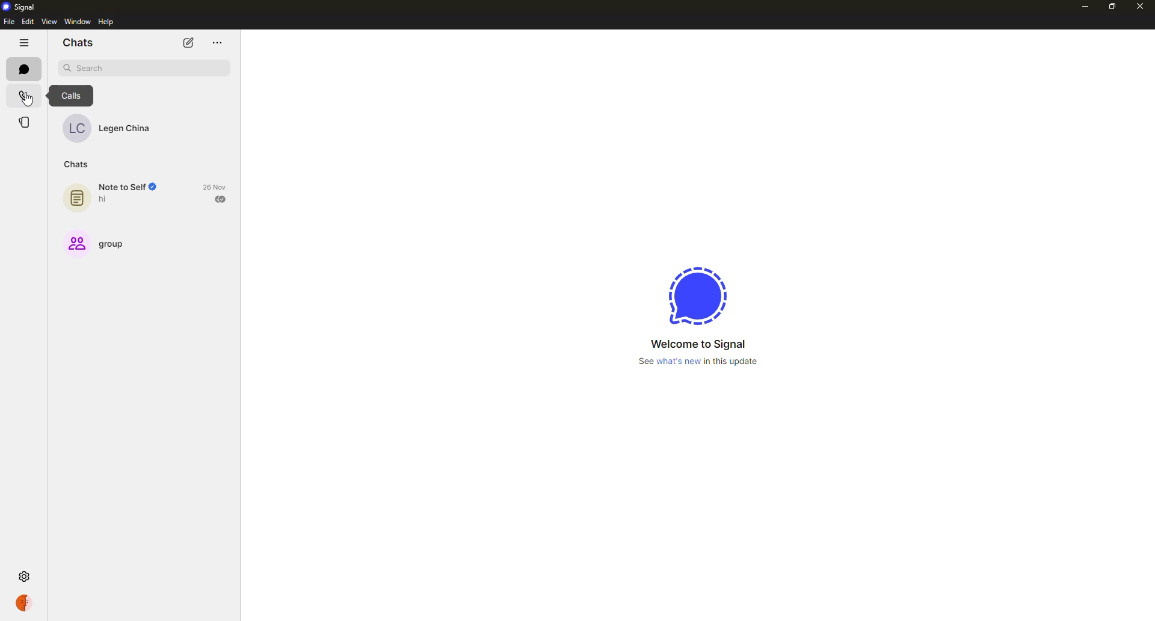 The width and height of the screenshot is (1155, 621). Describe the element at coordinates (27, 21) in the screenshot. I see `edit` at that location.